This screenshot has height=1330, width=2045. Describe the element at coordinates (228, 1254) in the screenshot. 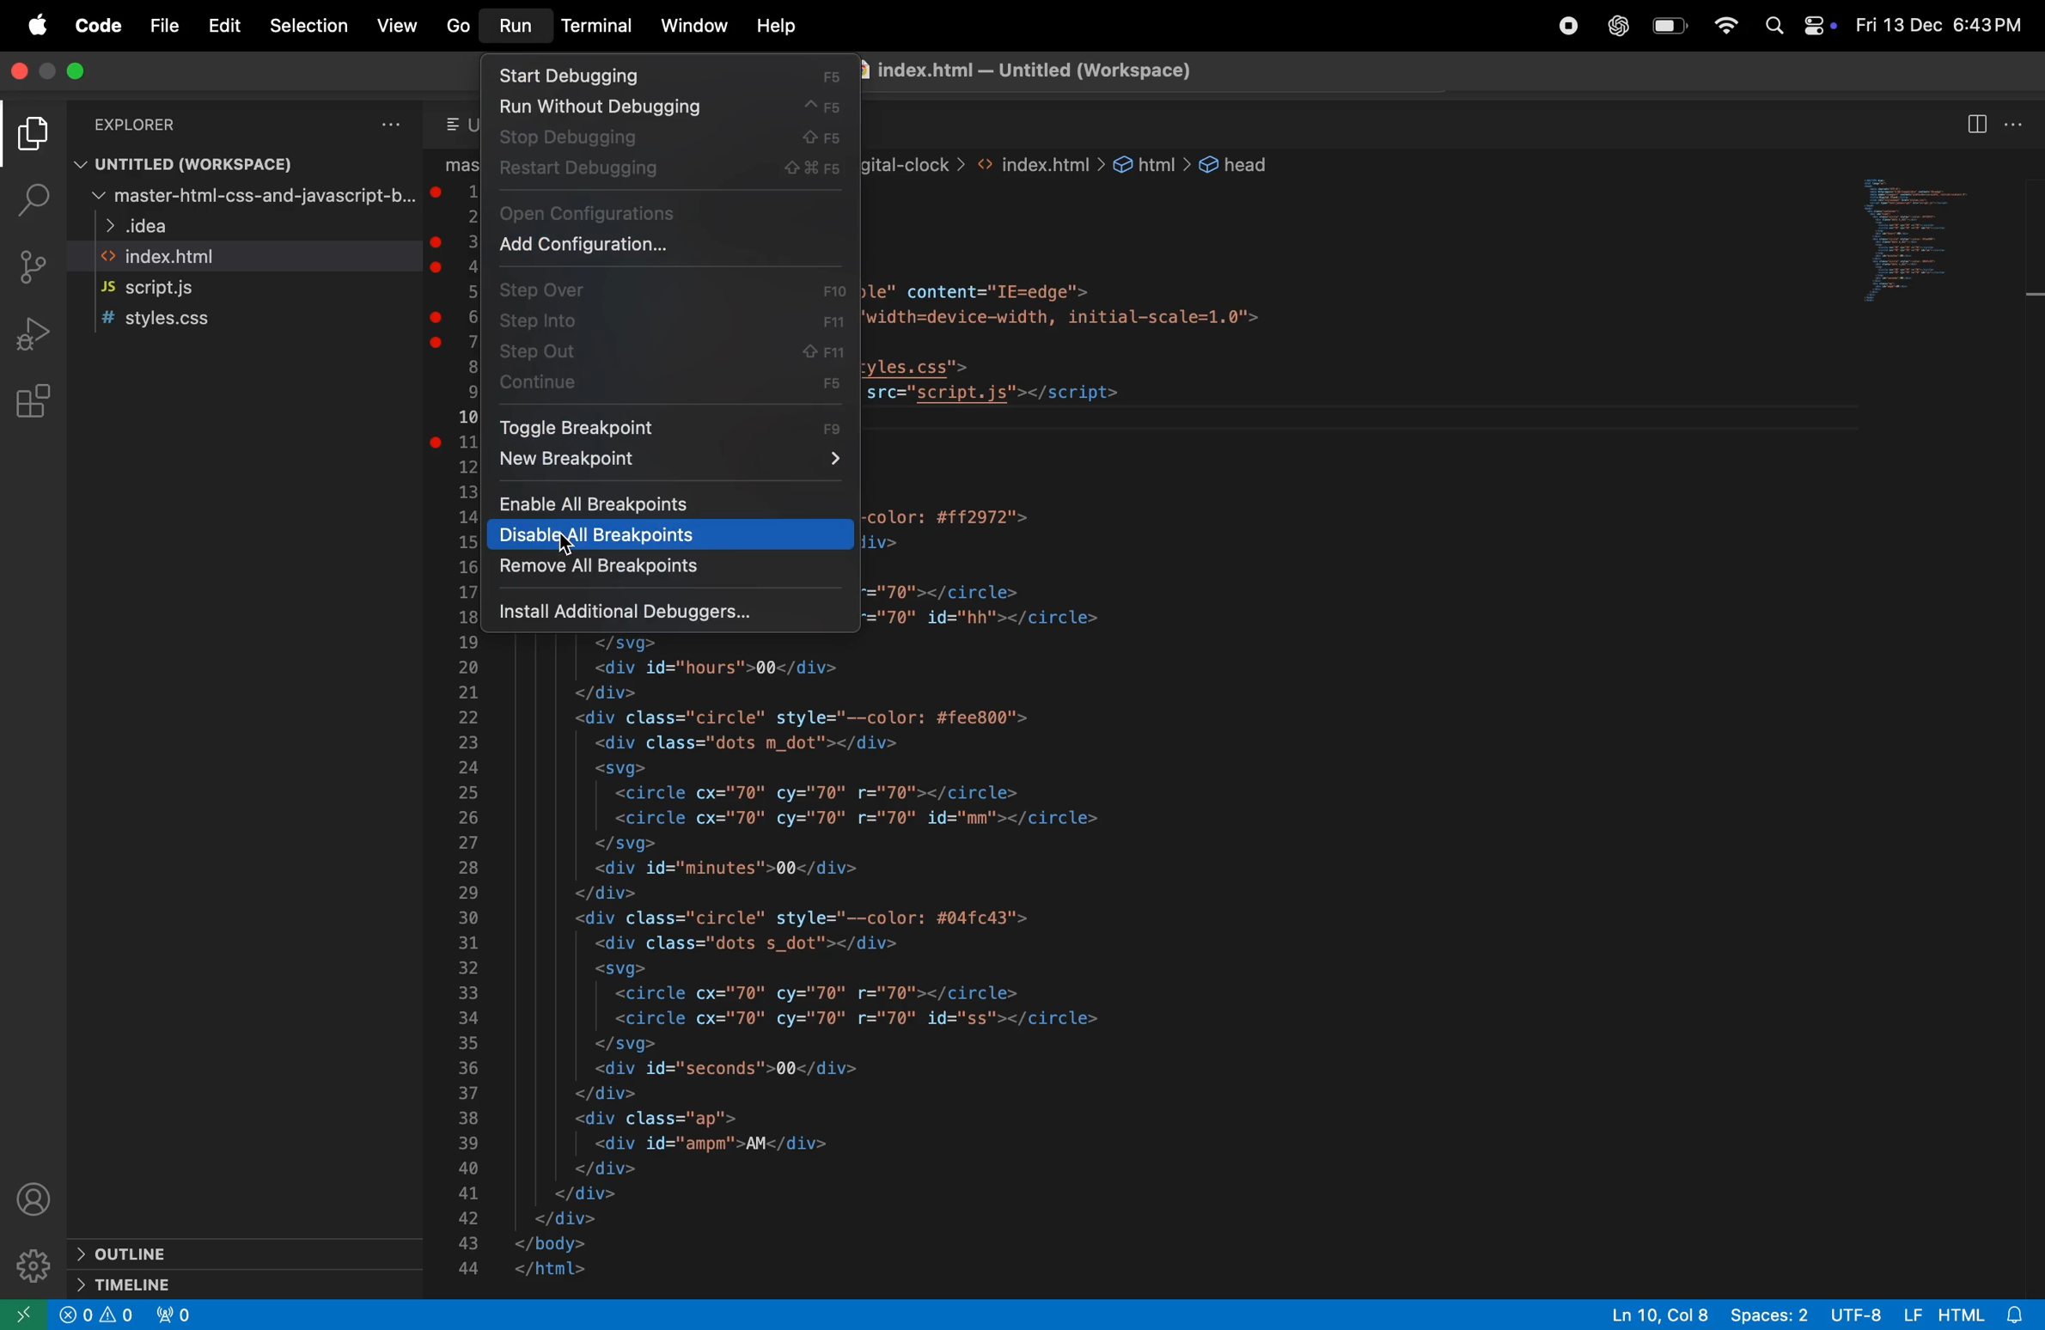

I see `outline` at that location.